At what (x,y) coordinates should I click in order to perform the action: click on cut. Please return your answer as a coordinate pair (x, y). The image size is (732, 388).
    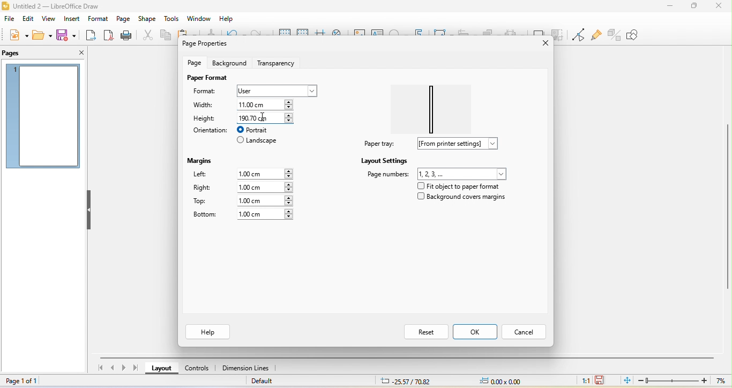
    Looking at the image, I should click on (146, 35).